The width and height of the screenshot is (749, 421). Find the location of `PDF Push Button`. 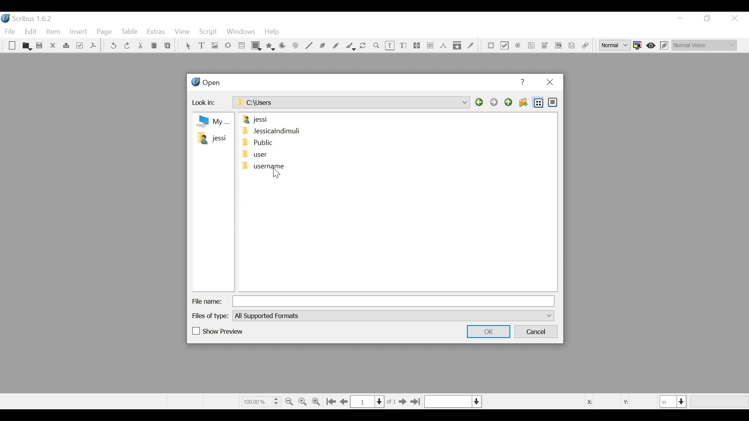

PDF Push Button is located at coordinates (491, 46).